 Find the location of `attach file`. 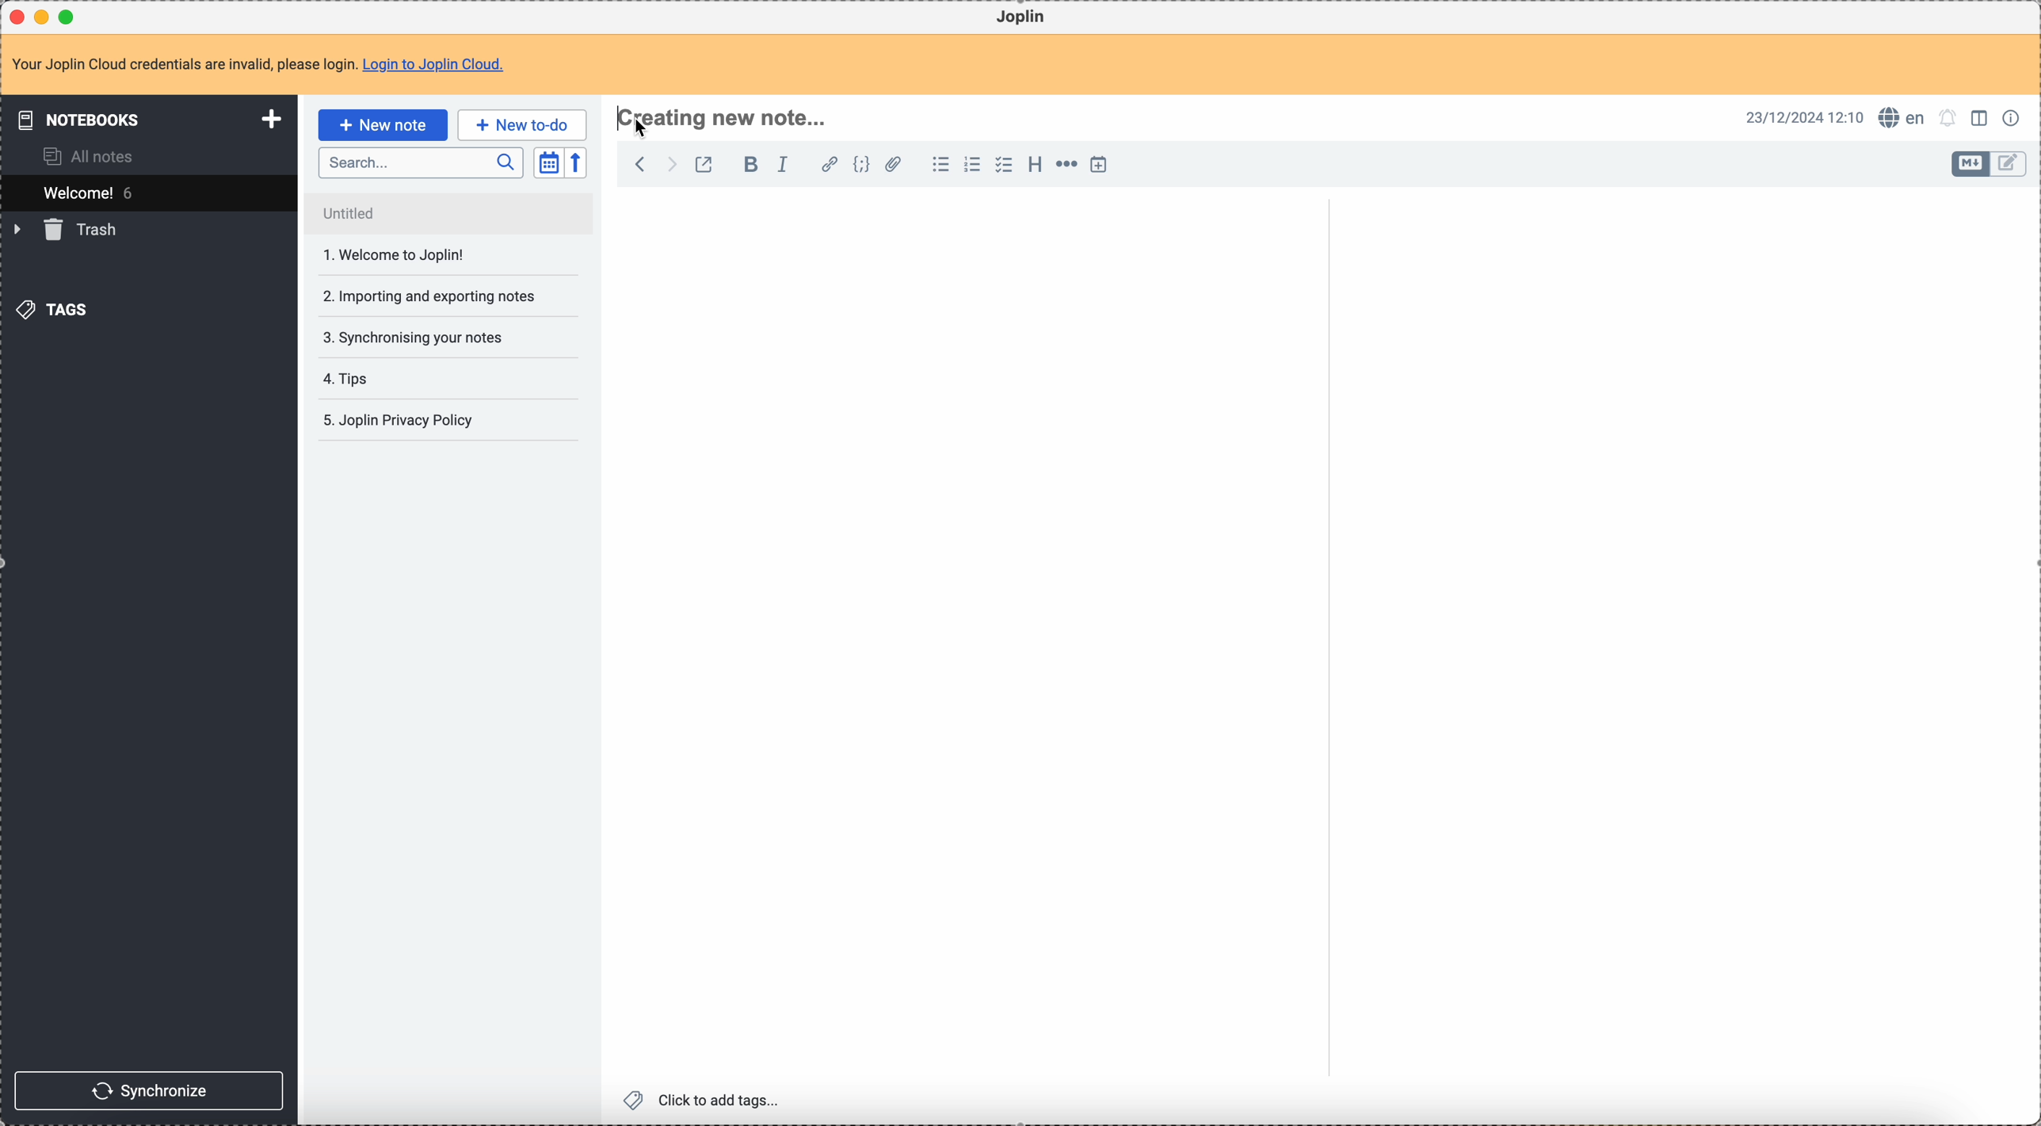

attach file is located at coordinates (893, 165).